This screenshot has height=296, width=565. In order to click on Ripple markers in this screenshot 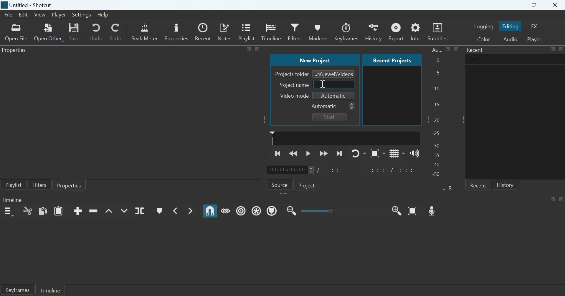, I will do `click(272, 210)`.